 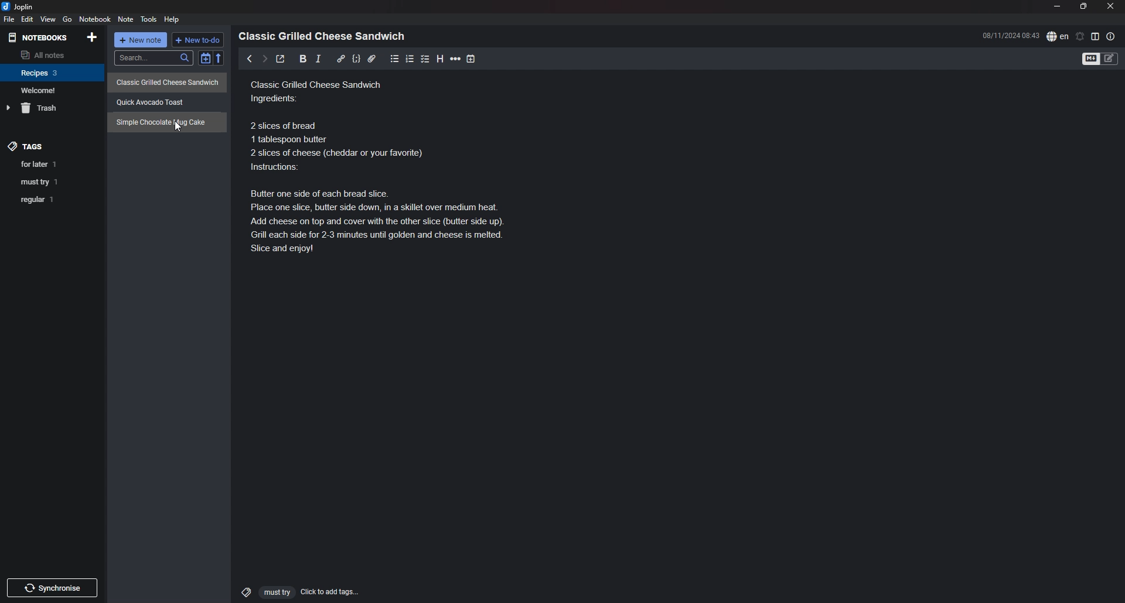 I want to click on checkbox, so click(x=425, y=59).